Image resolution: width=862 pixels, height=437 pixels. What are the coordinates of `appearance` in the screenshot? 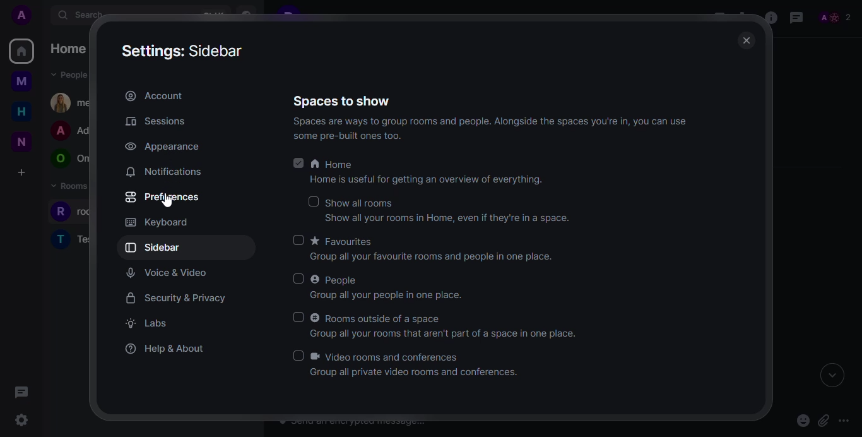 It's located at (161, 147).